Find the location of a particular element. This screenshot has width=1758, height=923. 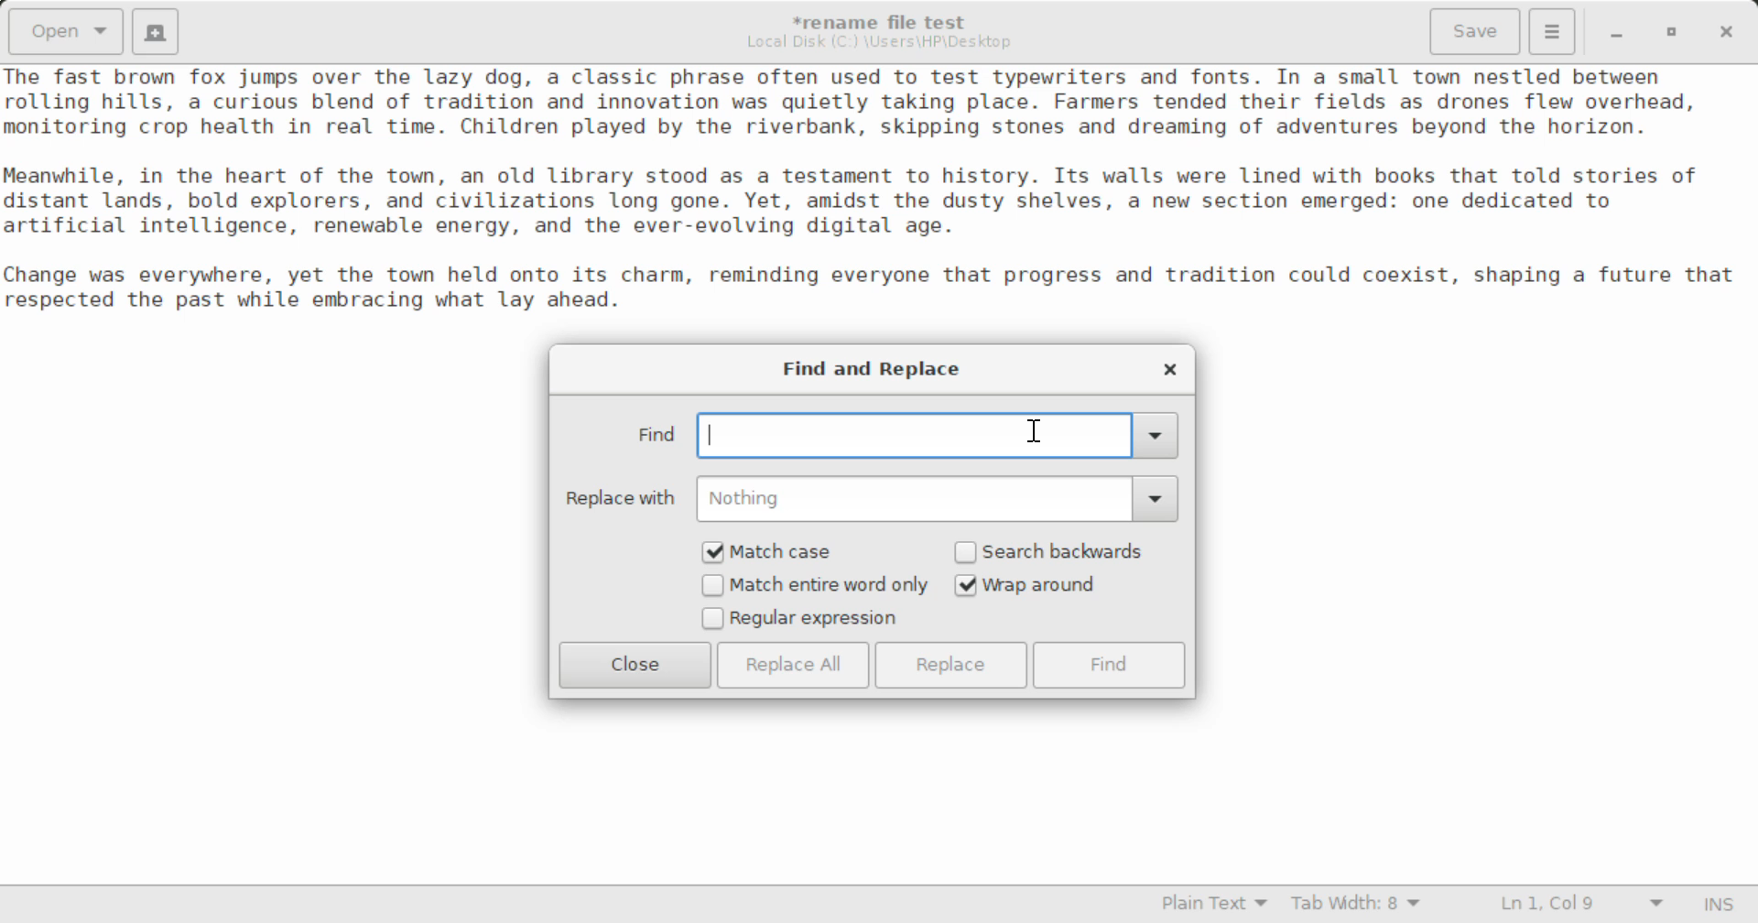

Ihe Tast brown Tox jumps over the lazy dog, a classic phrase often used to test typewriters and fonts. In a small town nestled between
rolling hills, a curious blend of tradition and innovation was quietly taking place. Farmers tended their fields as drones flew overhead,
nonitoring crop health in real time. Children played by the riverbank, skipping stones and dreaming of adventures beyond the horizon.
leanwhile, in the heart of the town, an old library stood as a testament to history. Its walls were lined with books that told stories of
iistant lands, bold explorers, and civilizations long gone. Yet, amidst the dusty shelves, a new section emerged: one dedicated to
artificial intelligence, renewable energy, and the ever-evolving digital age.

“hange was everywhere, yet the town held onto its charm, reminding everyone that progress and tradition could coexist, shaping a future that
respected the past while embracing what lay ahead. is located at coordinates (879, 192).